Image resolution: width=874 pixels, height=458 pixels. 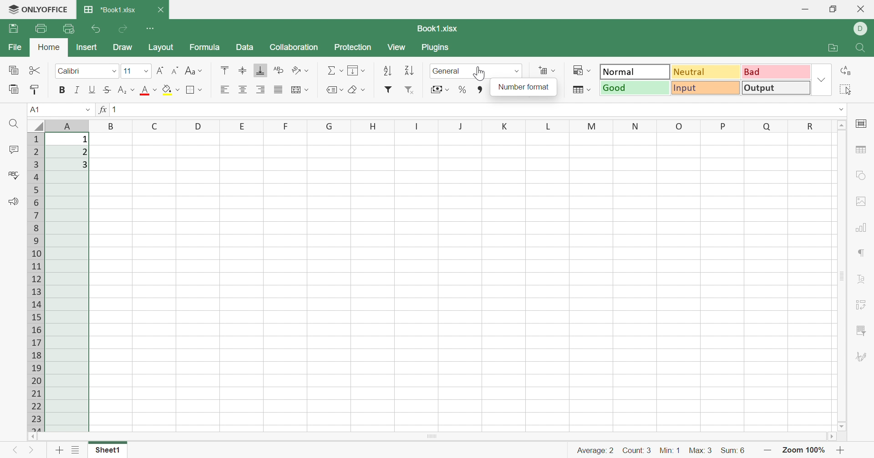 I want to click on Spell checking, so click(x=15, y=176).